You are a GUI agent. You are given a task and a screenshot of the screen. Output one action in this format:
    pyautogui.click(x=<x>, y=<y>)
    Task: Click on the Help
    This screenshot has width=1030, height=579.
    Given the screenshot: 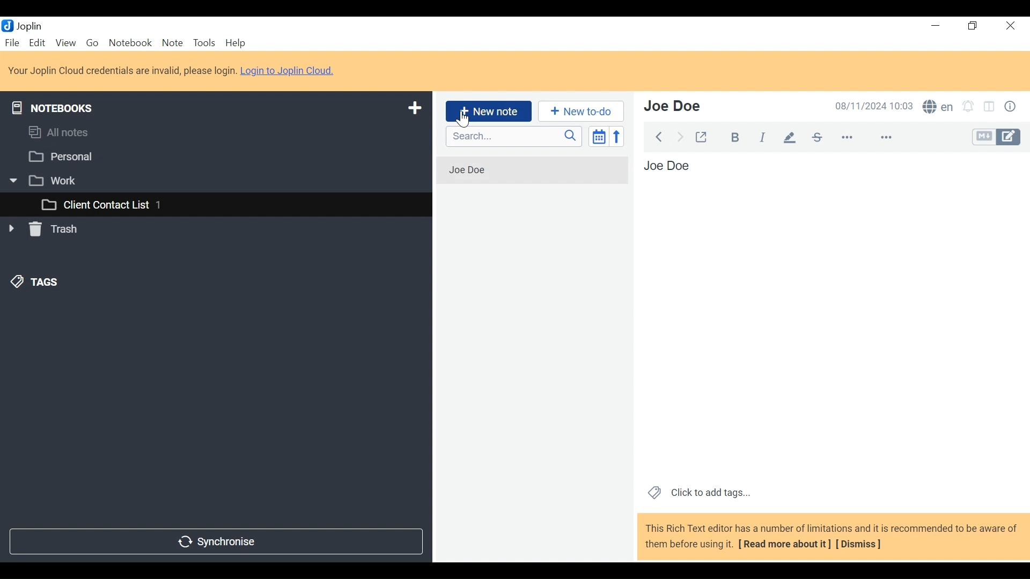 What is the action you would take?
    pyautogui.click(x=234, y=43)
    